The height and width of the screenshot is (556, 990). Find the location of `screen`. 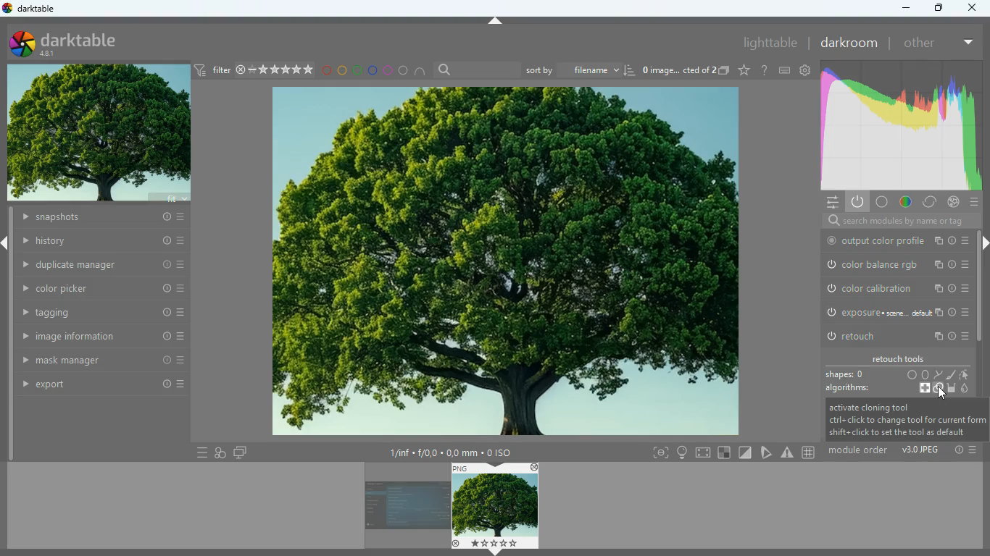

screen is located at coordinates (704, 452).